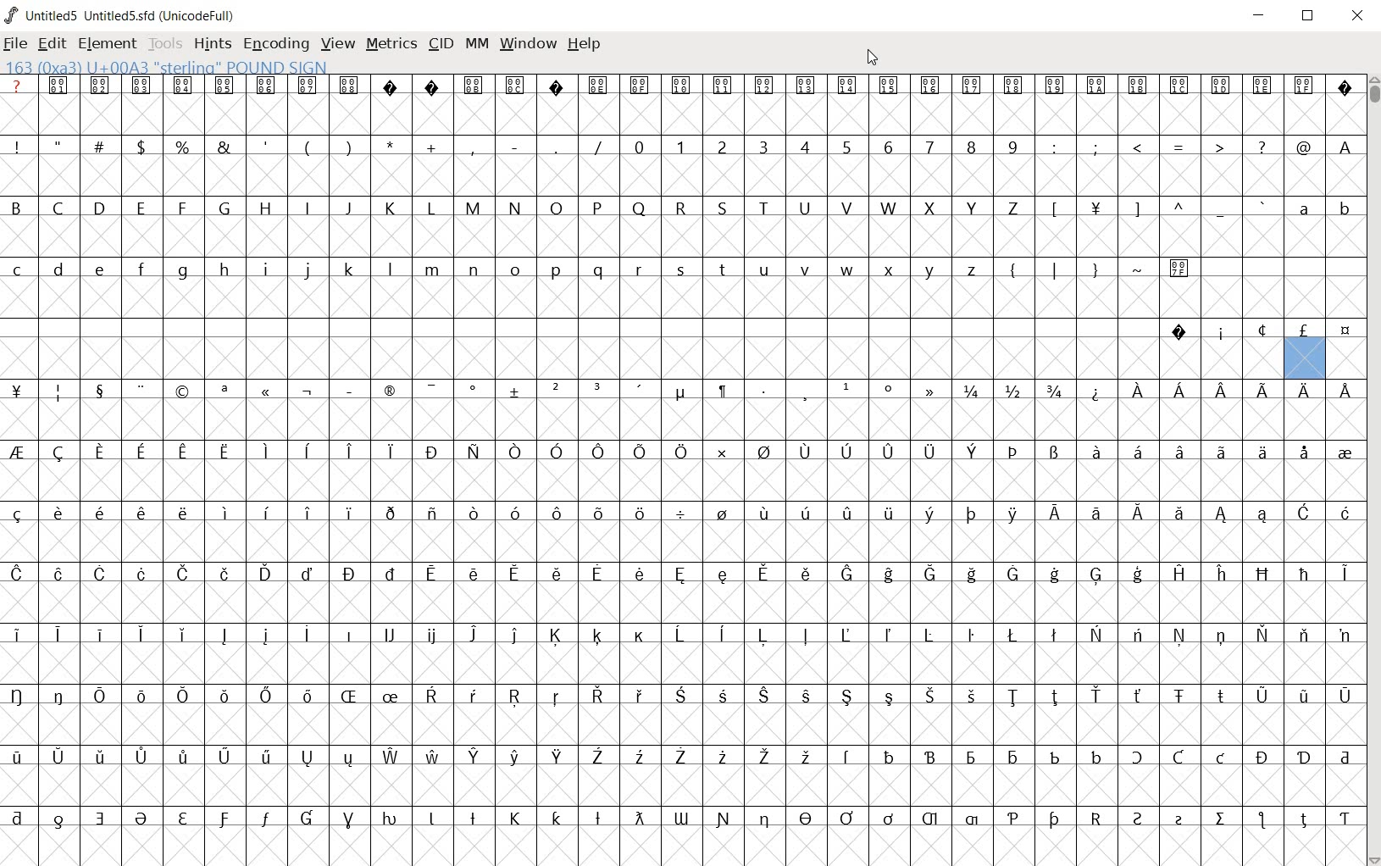 The width and height of the screenshot is (1381, 866). I want to click on Symbol, so click(1304, 817).